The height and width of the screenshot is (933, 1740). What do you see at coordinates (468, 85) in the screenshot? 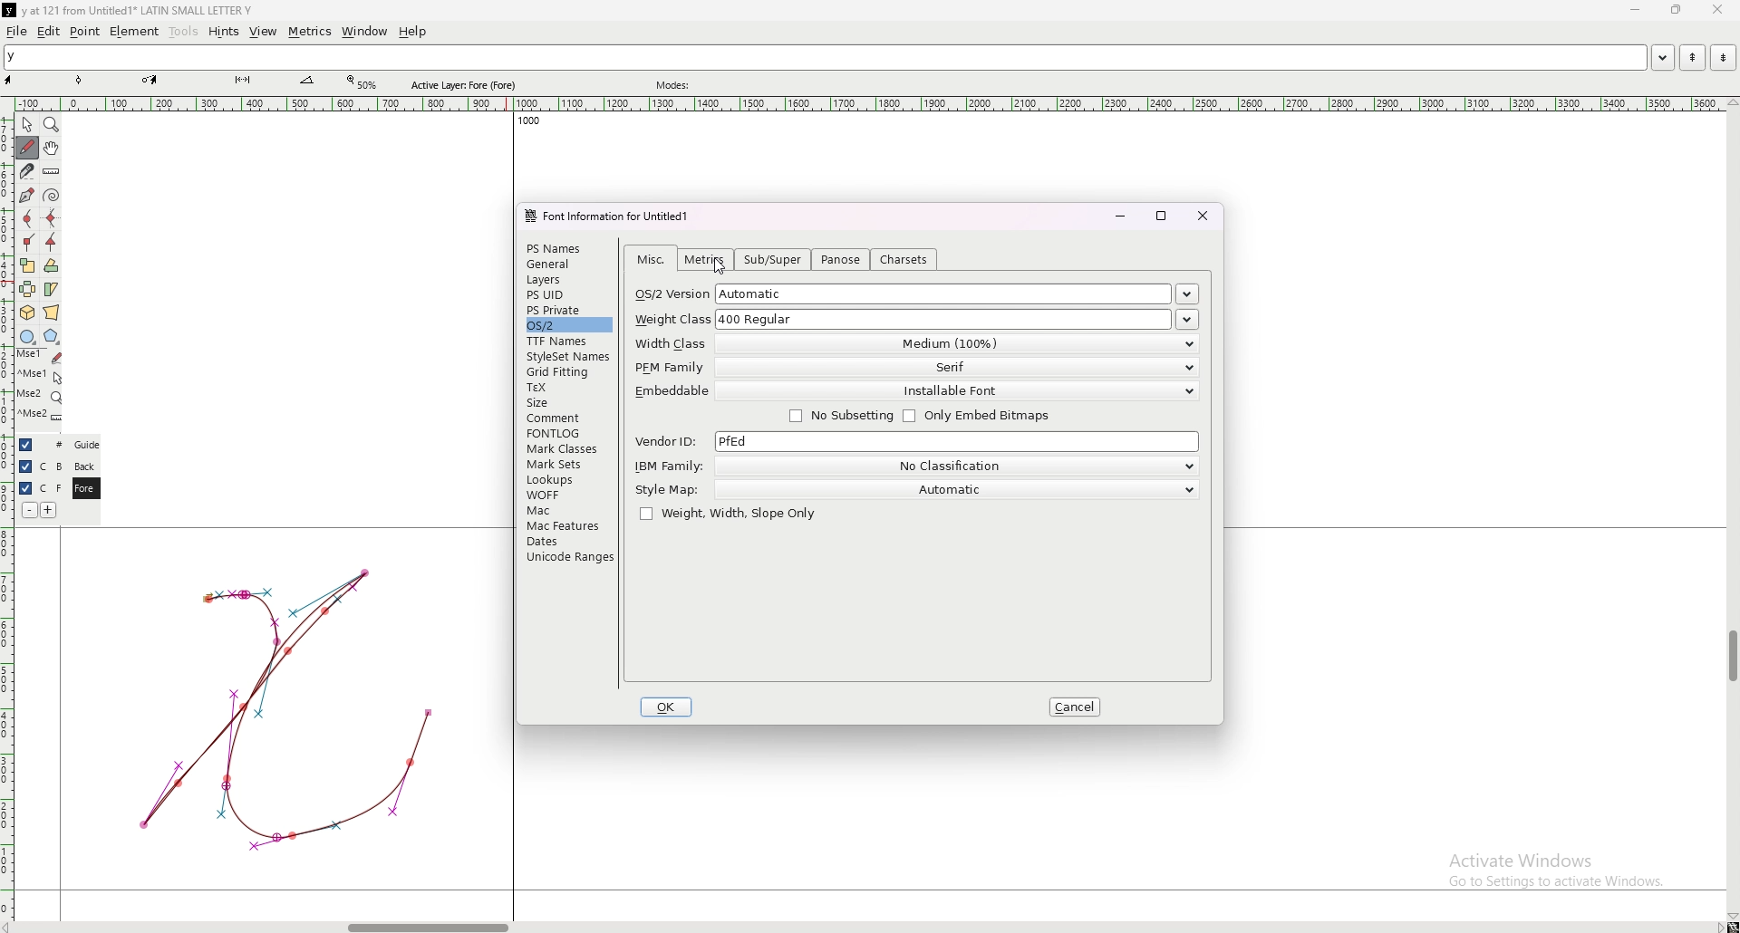
I see `active layer` at bounding box center [468, 85].